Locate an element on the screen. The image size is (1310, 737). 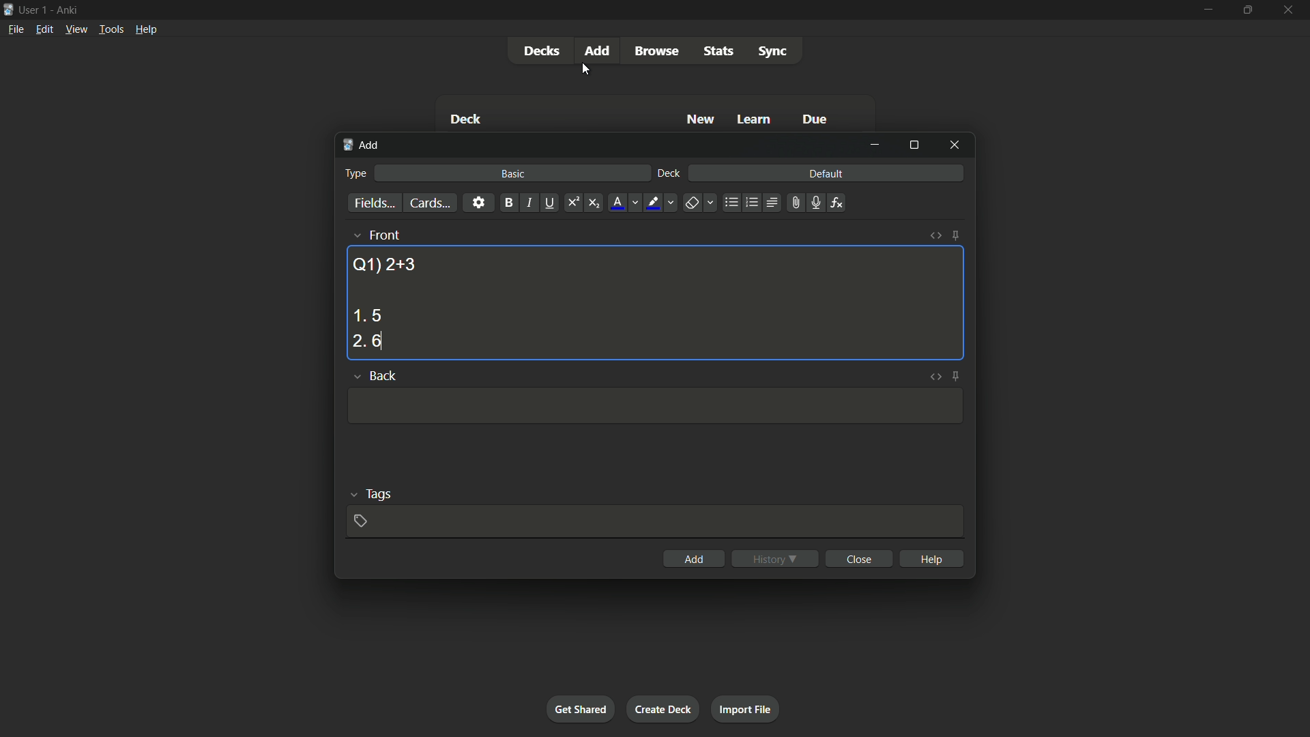
cursor is located at coordinates (586, 70).